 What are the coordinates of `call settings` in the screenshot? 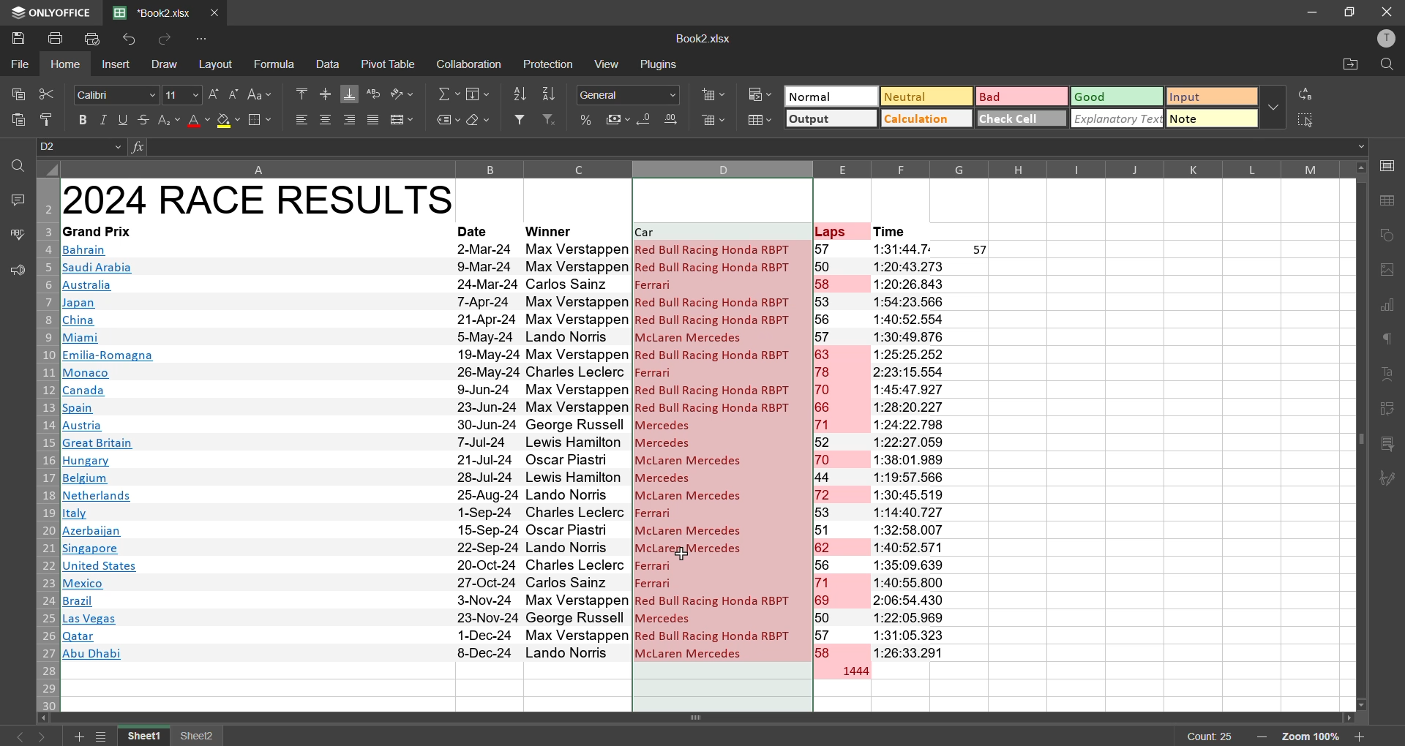 It's located at (1389, 169).